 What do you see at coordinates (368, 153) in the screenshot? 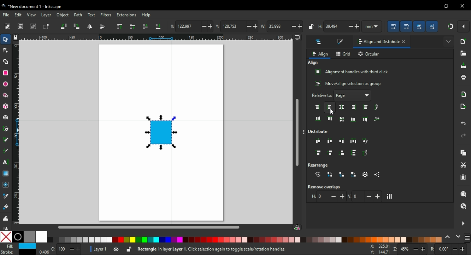
I see `distribute anchors vertically ` at bounding box center [368, 153].